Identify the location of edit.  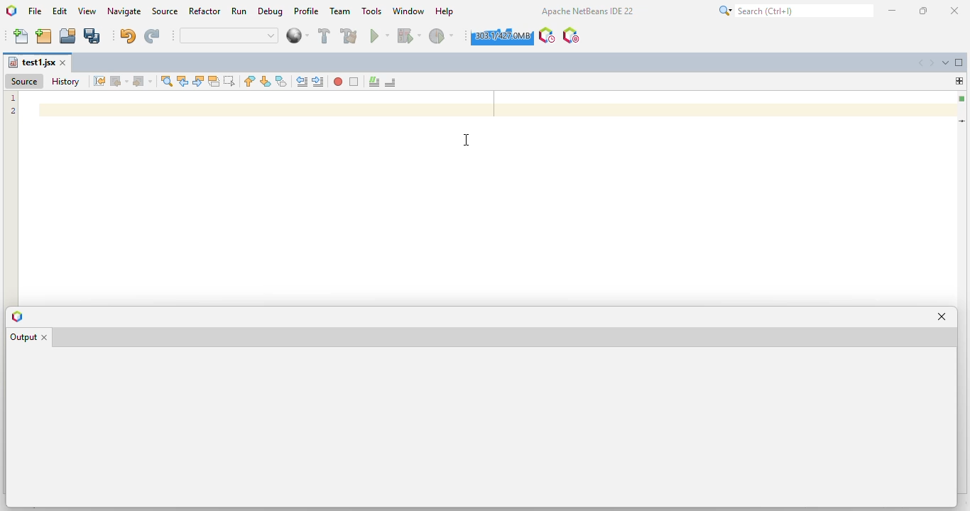
(60, 11).